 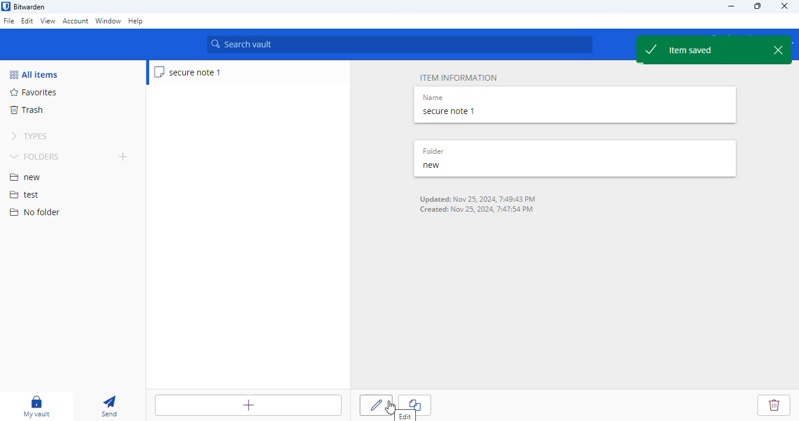 I want to click on item information, so click(x=459, y=78).